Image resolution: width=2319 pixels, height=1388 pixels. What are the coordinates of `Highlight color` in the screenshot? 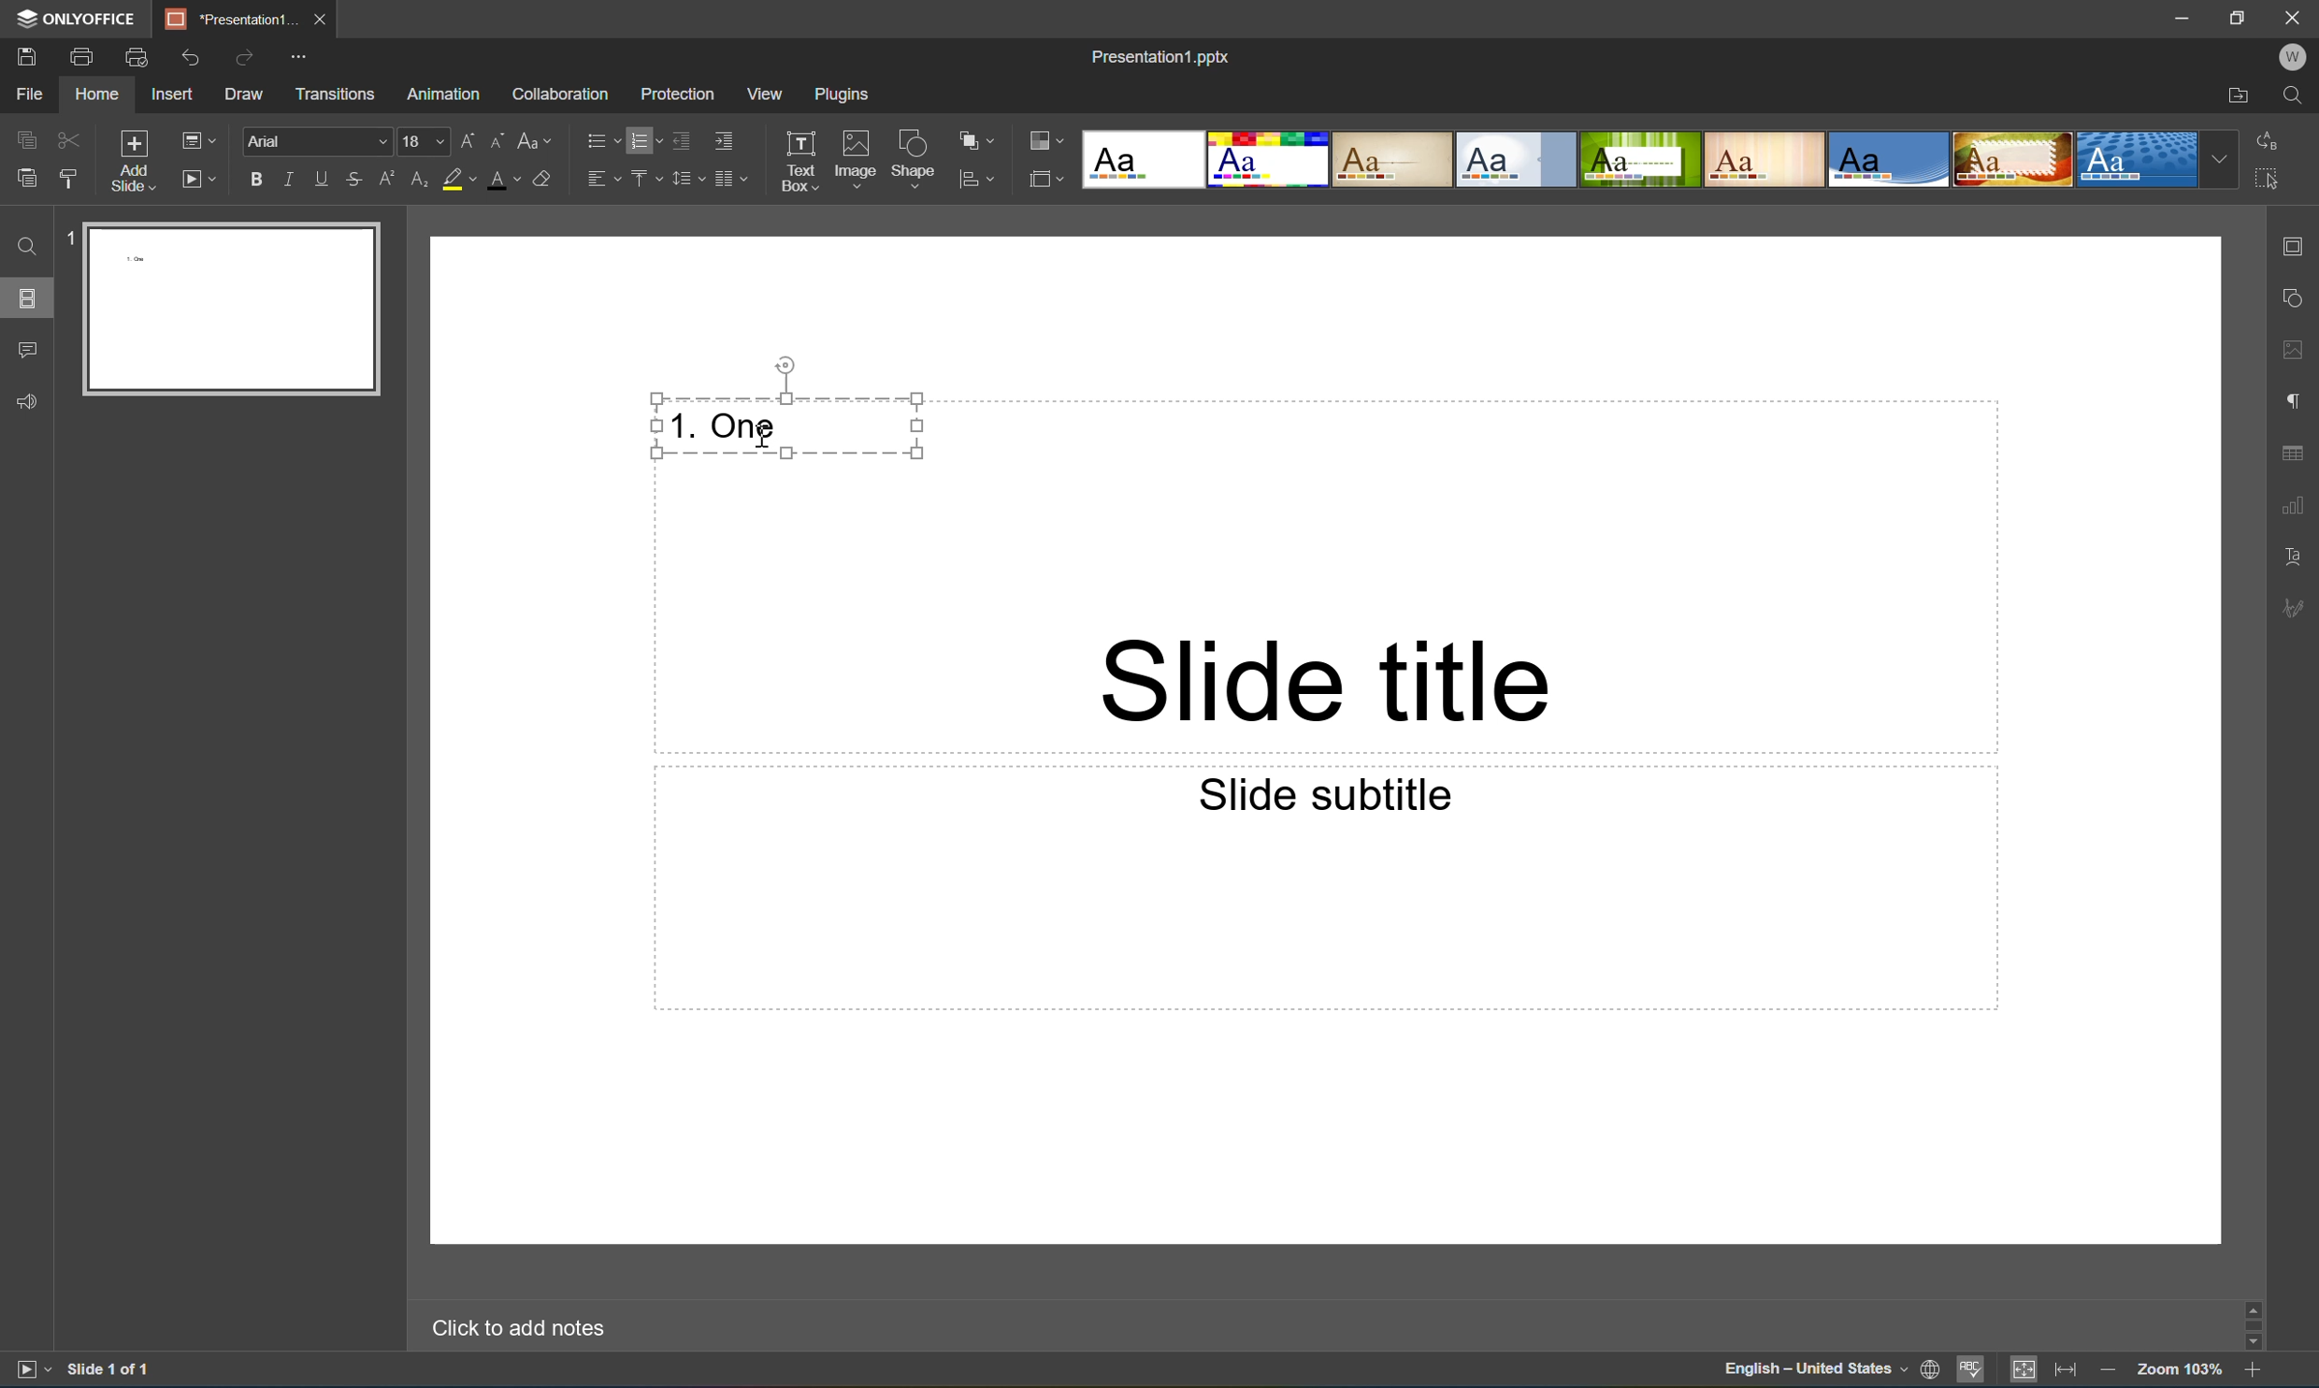 It's located at (457, 176).